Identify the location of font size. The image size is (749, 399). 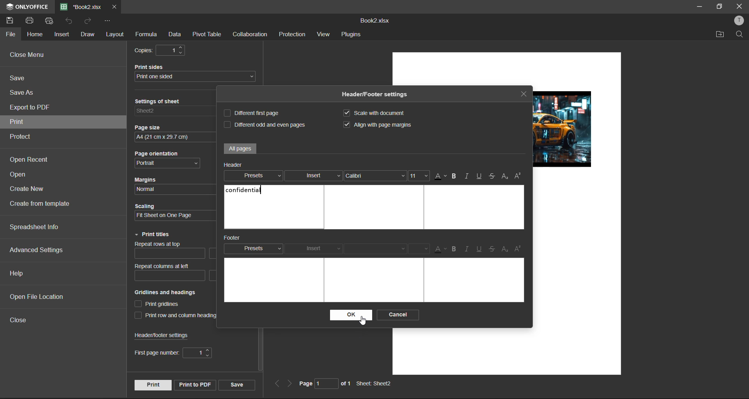
(419, 176).